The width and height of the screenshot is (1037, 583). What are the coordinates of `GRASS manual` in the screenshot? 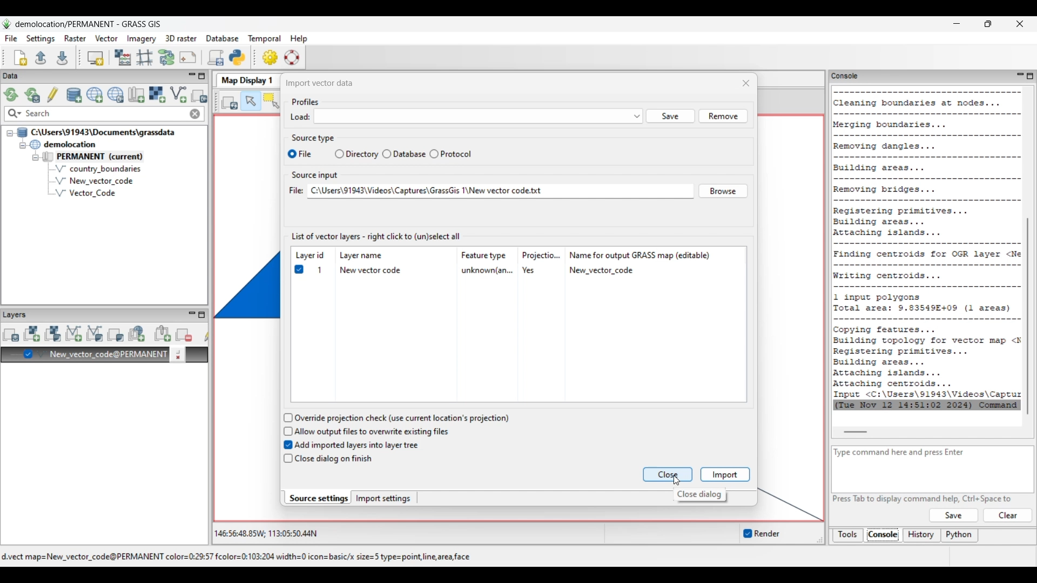 It's located at (292, 57).